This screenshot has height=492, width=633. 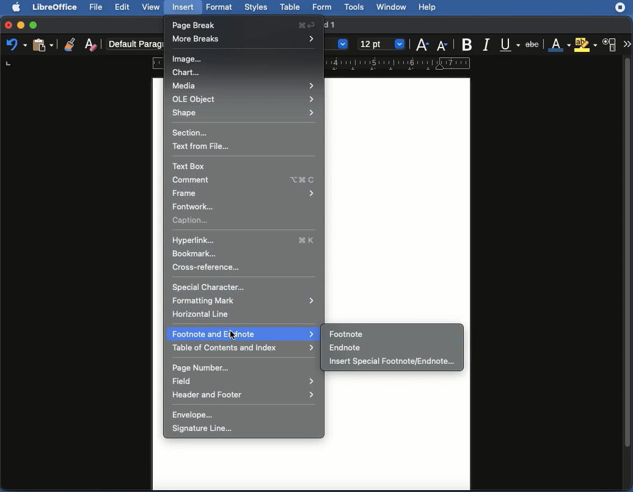 I want to click on Header and footer, so click(x=243, y=395).